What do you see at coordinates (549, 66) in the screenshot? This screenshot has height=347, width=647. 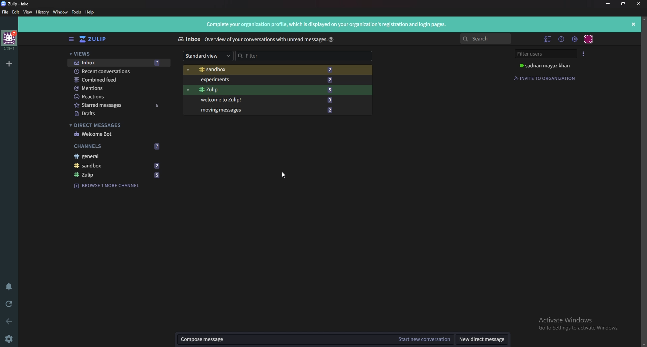 I see `Sadnan mayaz khan` at bounding box center [549, 66].